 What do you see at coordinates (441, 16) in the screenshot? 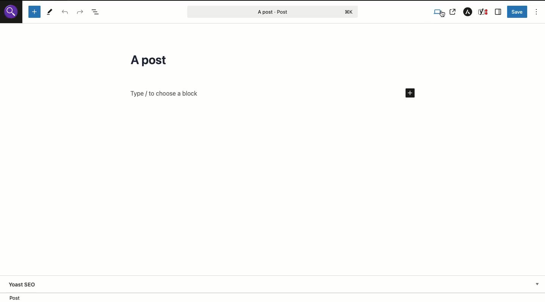
I see `cursor` at bounding box center [441, 16].